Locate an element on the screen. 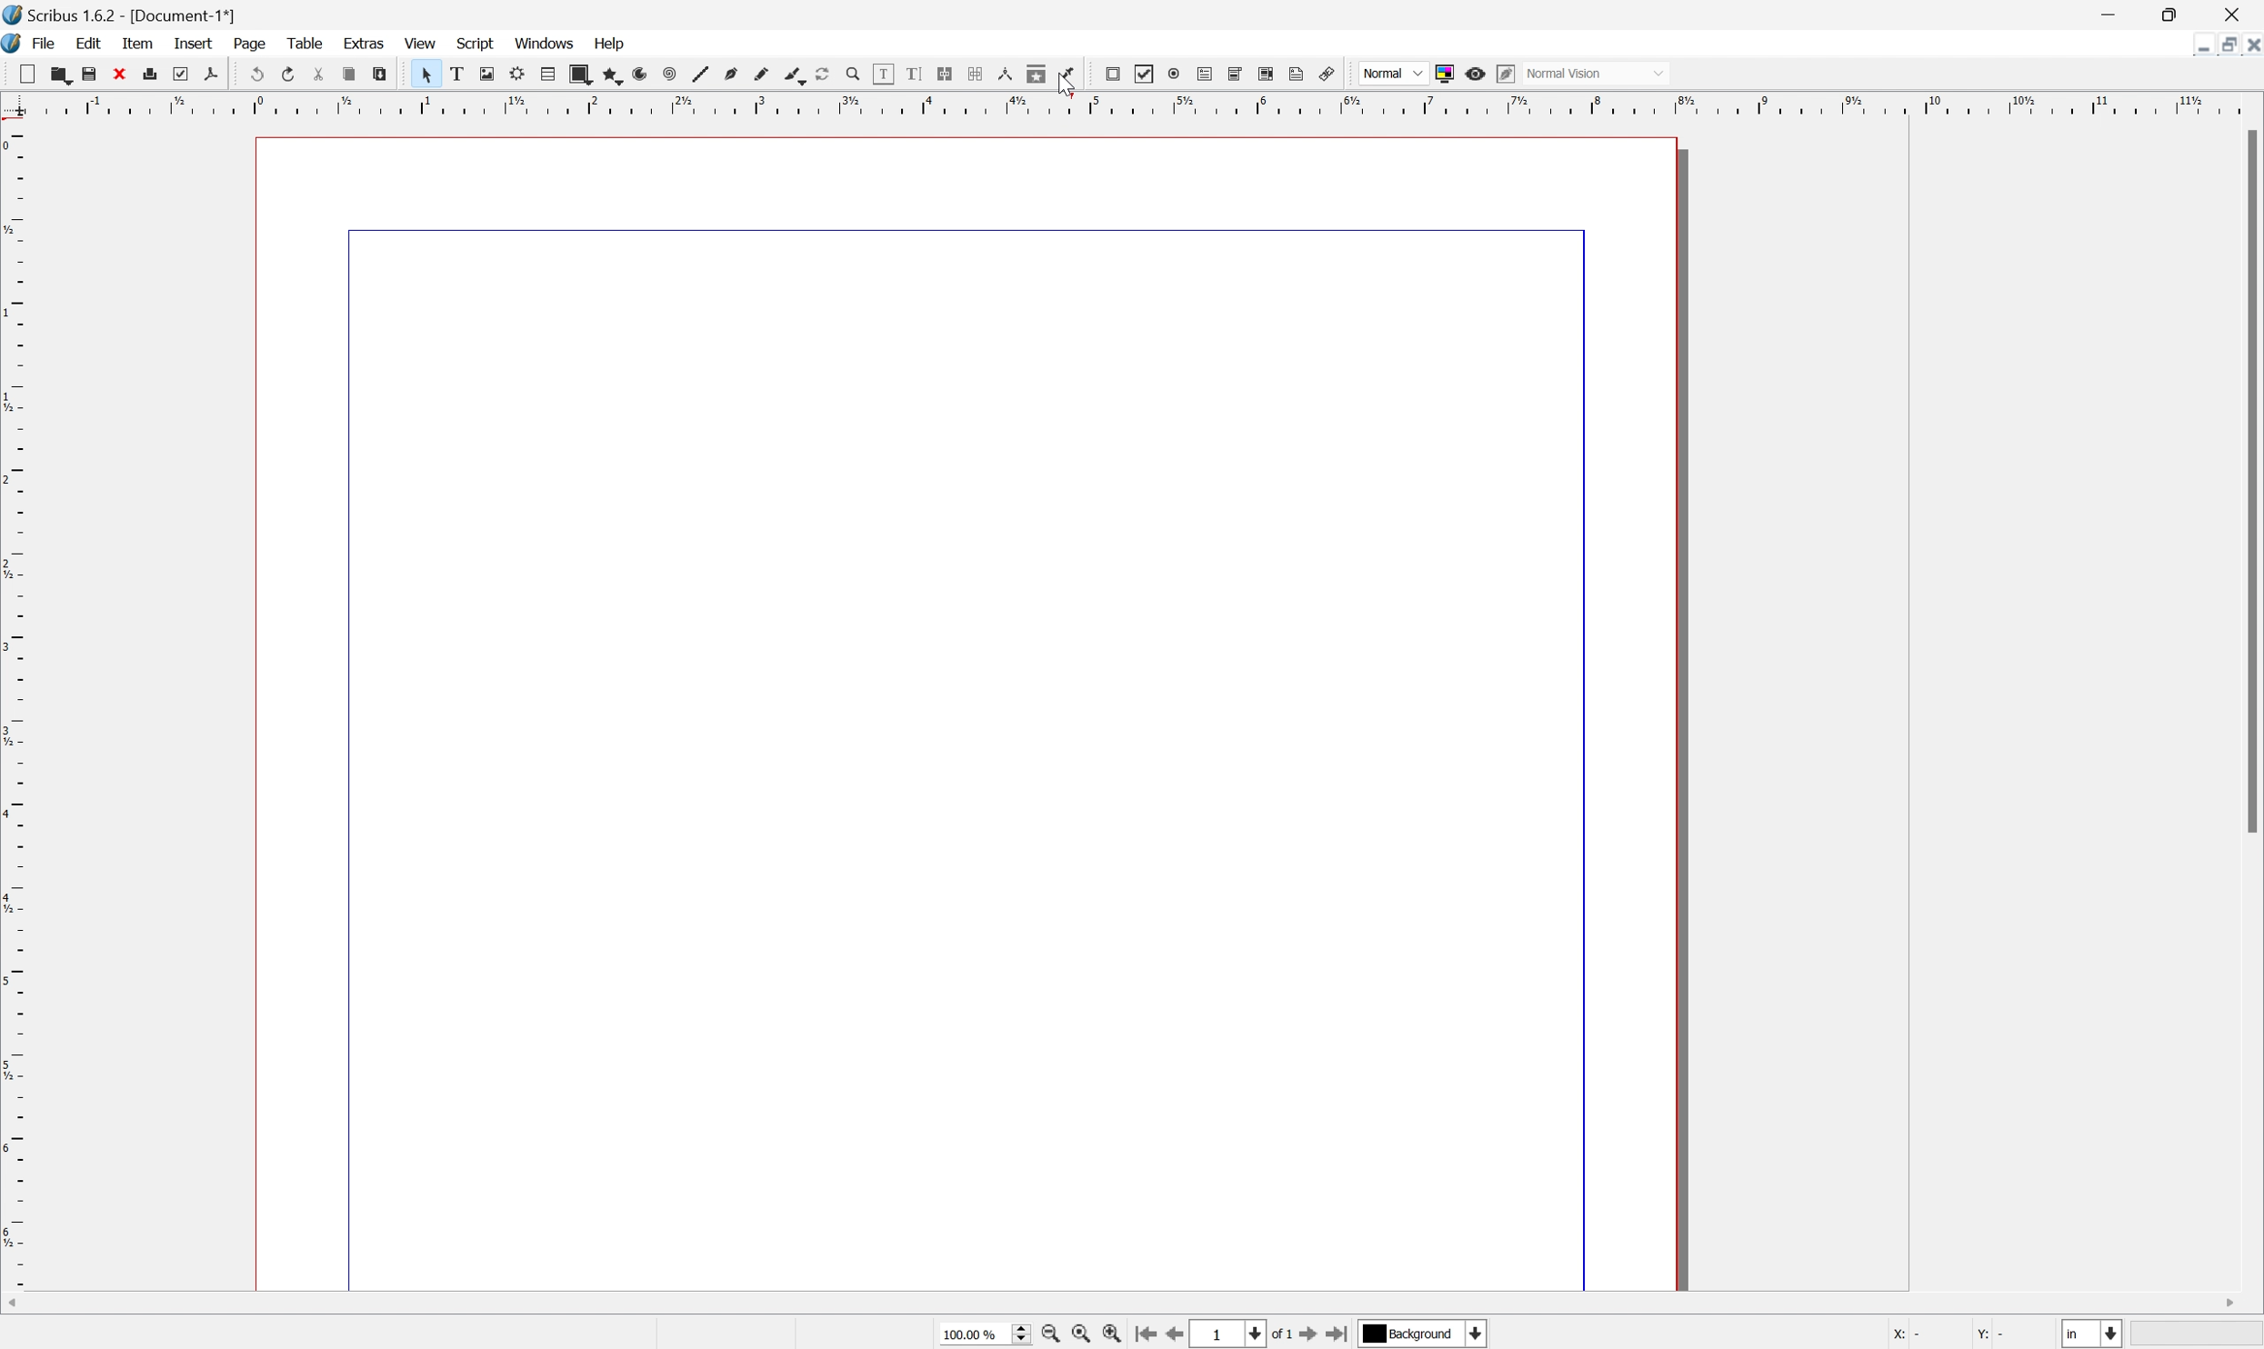  Scroll Bar is located at coordinates (2249, 480).